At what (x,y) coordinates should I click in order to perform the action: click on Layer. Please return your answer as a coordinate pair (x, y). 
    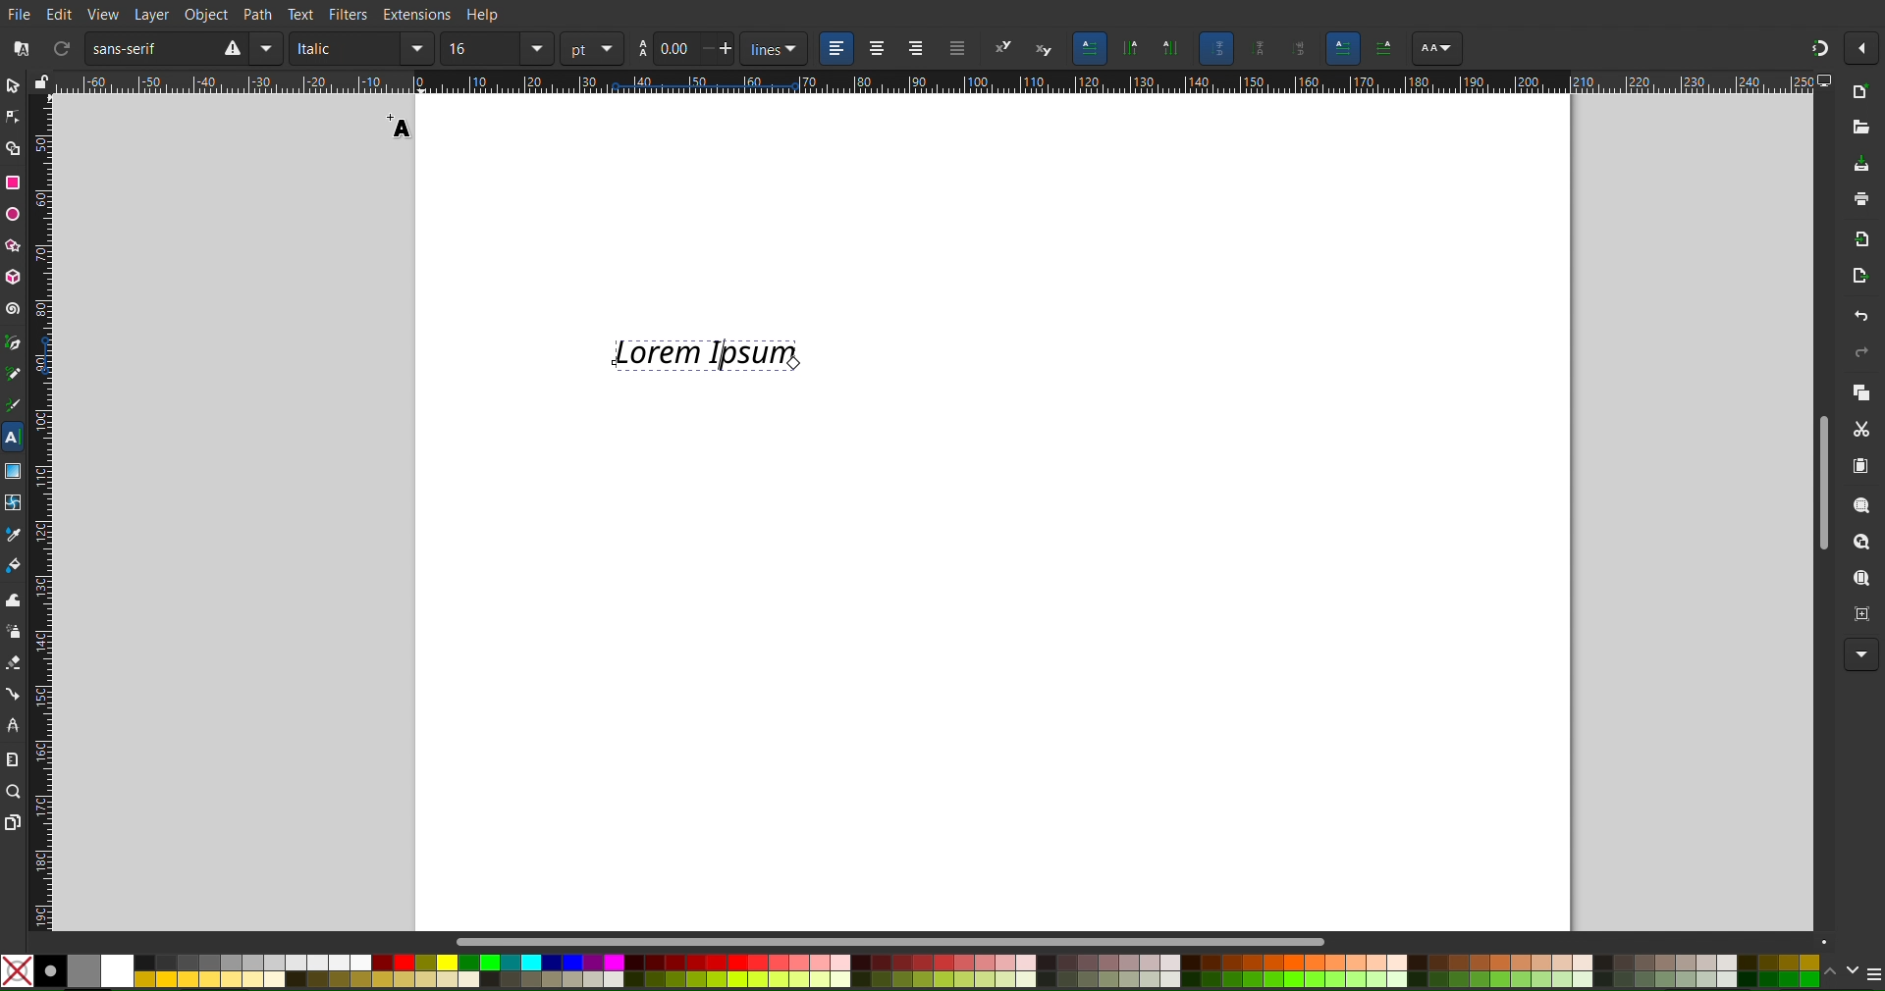
    Looking at the image, I should click on (151, 14).